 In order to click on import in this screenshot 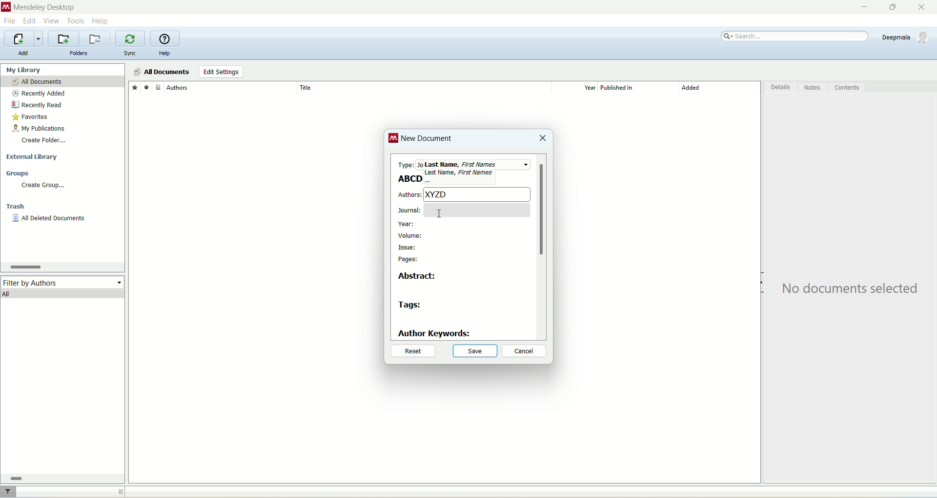, I will do `click(22, 39)`.